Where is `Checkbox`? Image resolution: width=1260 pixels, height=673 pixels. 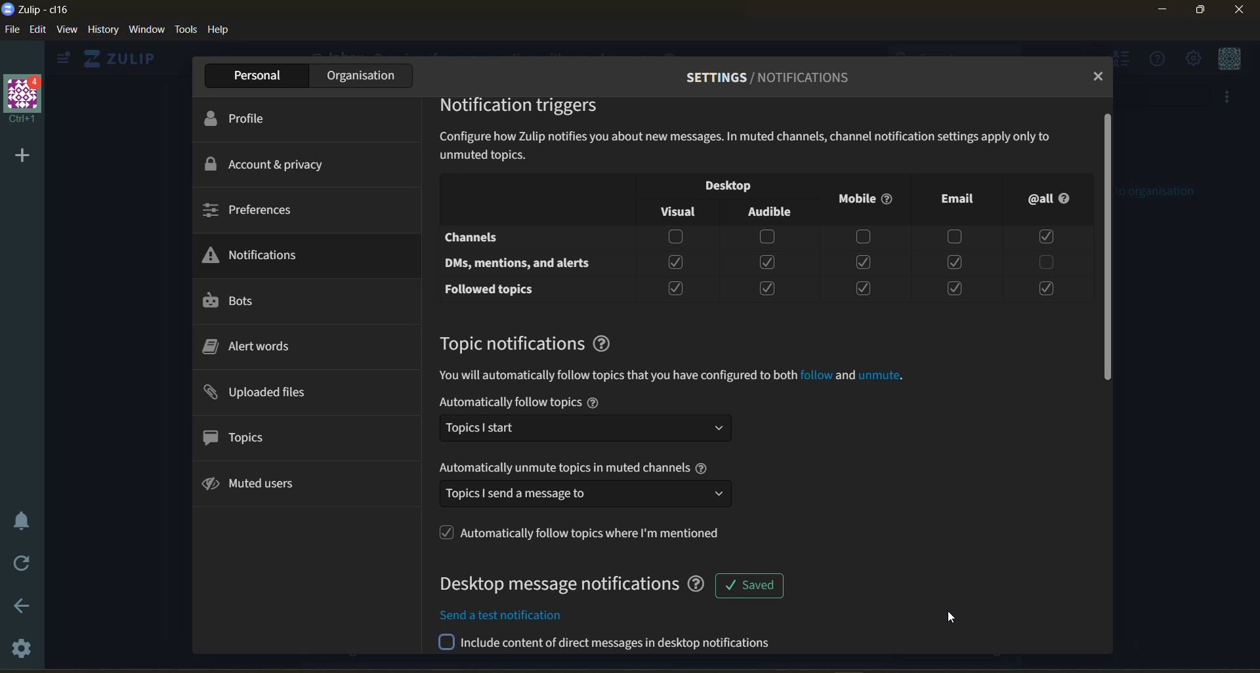 Checkbox is located at coordinates (955, 262).